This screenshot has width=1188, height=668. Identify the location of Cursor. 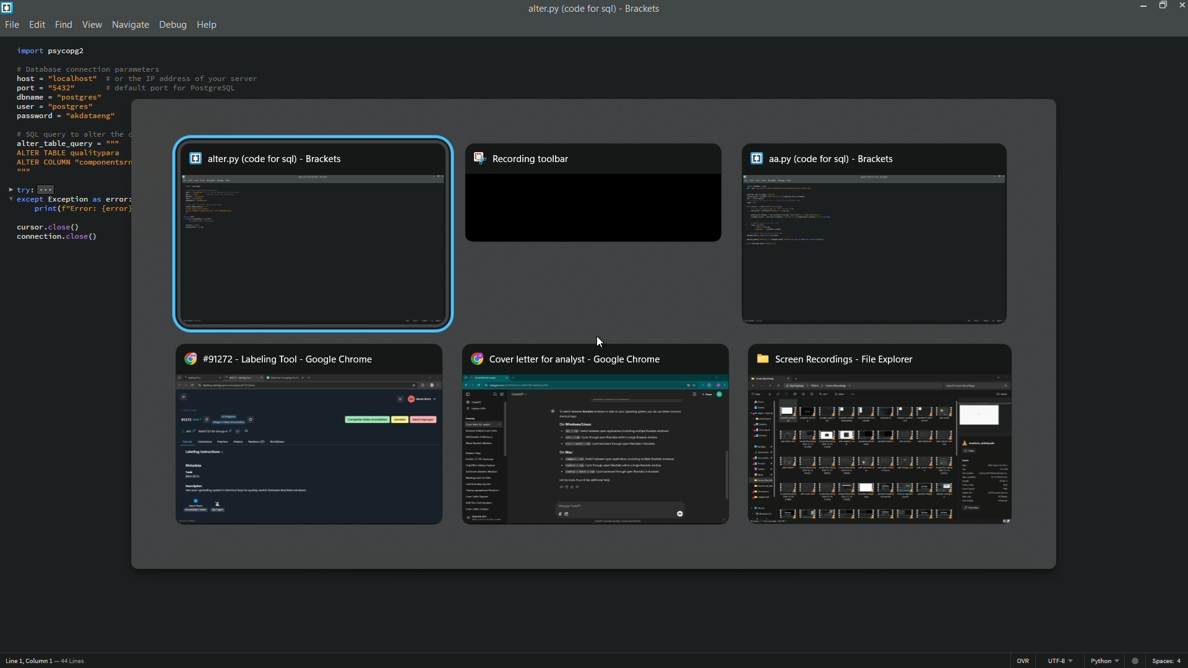
(600, 342).